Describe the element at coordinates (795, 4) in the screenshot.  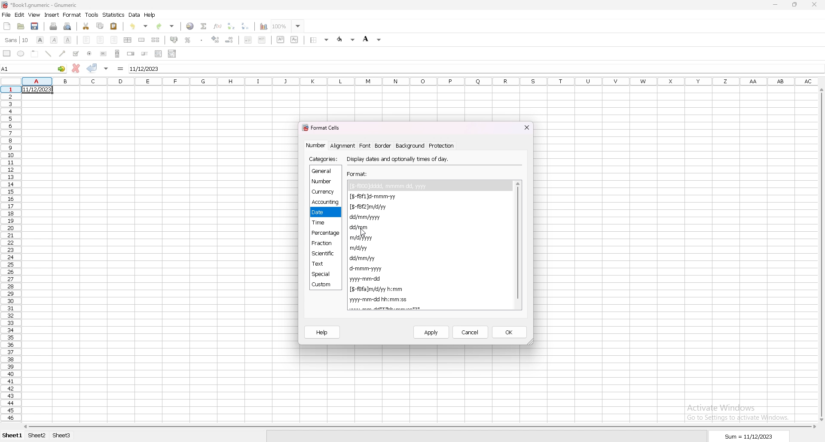
I see `resize` at that location.